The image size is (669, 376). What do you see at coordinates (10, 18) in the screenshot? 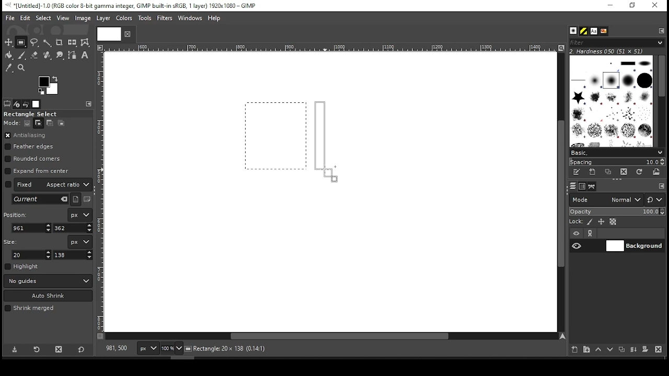
I see `file` at bounding box center [10, 18].